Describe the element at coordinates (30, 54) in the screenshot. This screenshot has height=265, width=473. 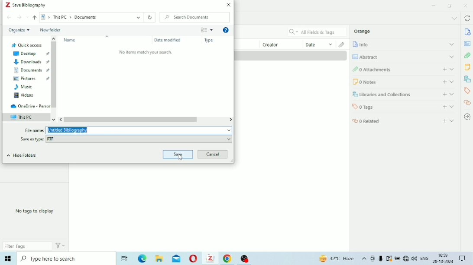
I see `Desktop` at that location.